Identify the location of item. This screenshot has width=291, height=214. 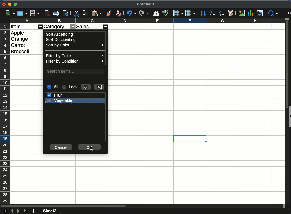
(16, 27).